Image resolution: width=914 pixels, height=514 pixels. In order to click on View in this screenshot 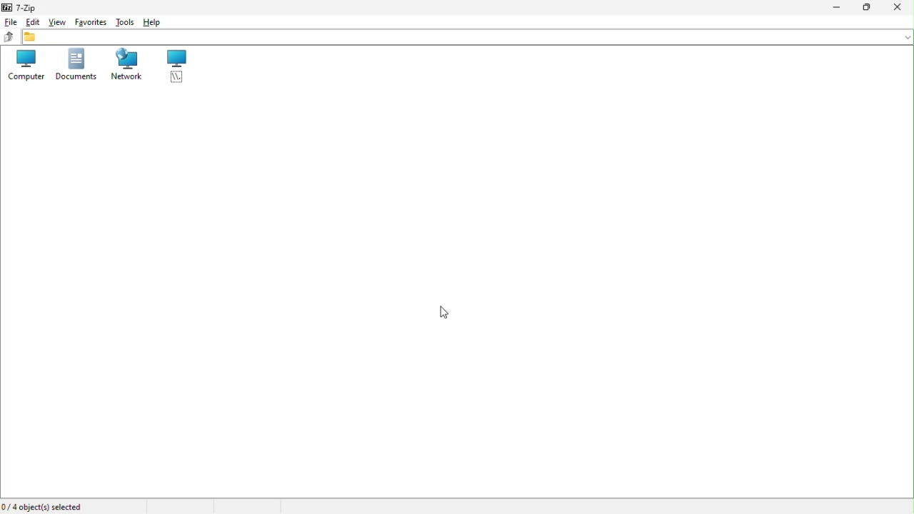, I will do `click(58, 21)`.